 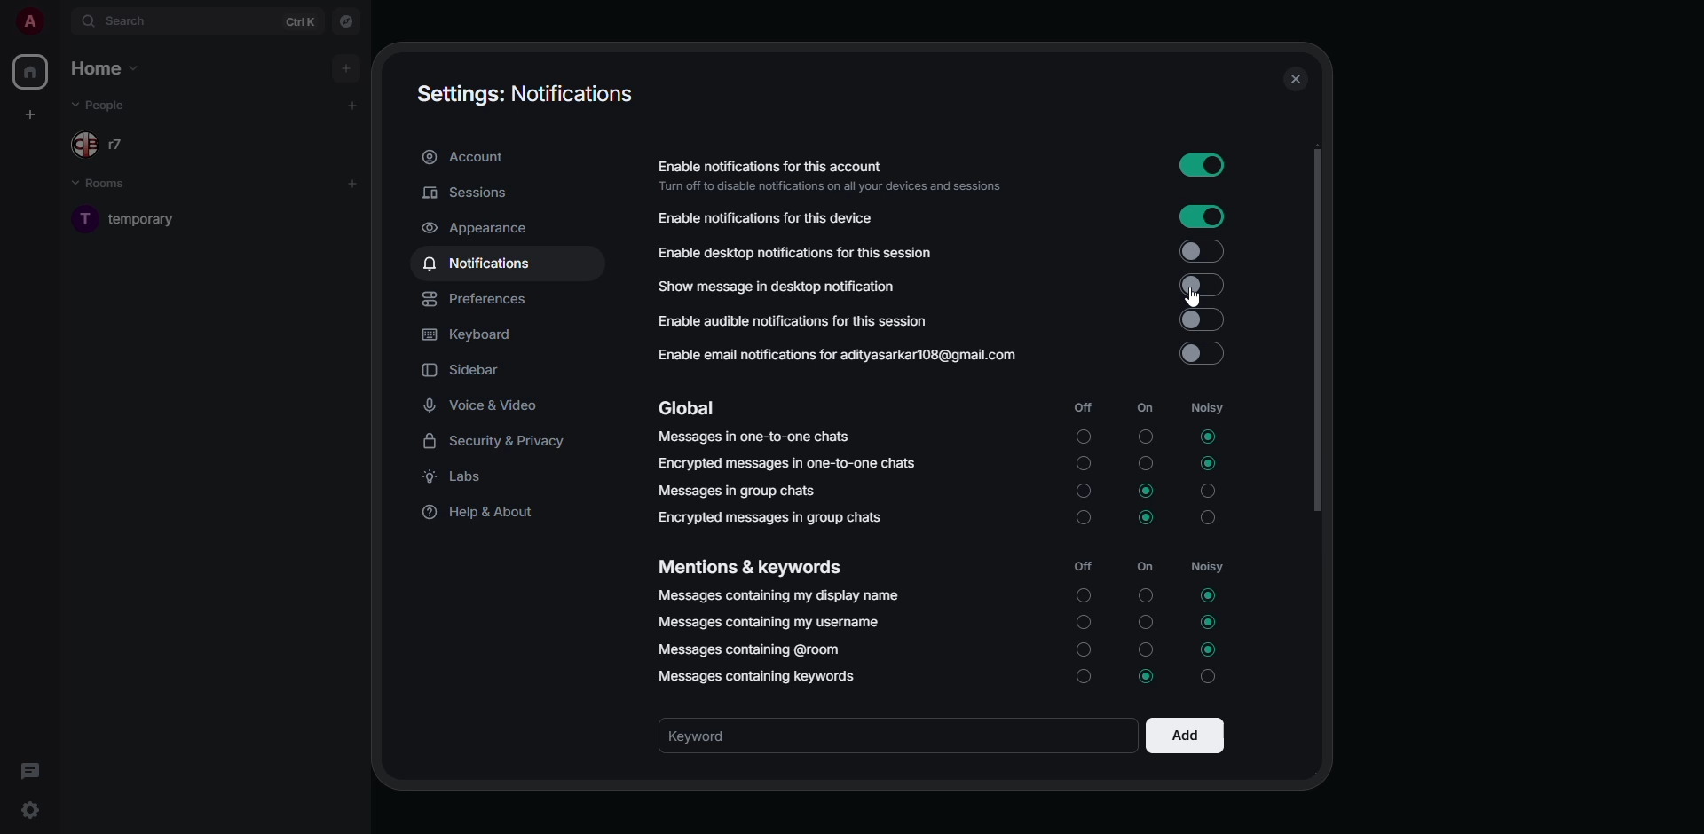 I want to click on enable email notifications, so click(x=836, y=357).